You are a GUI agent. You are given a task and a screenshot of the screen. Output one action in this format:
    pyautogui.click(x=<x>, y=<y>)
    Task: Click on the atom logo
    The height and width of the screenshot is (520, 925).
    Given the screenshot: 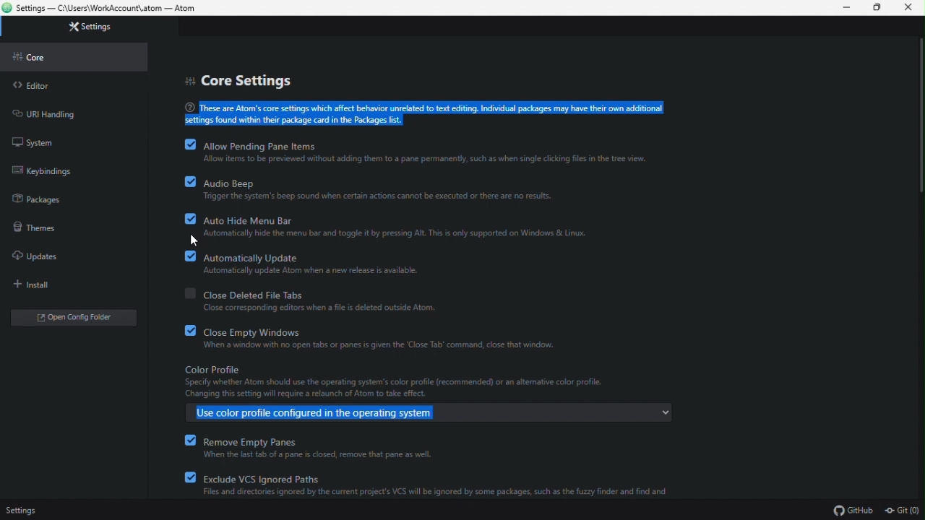 What is the action you would take?
    pyautogui.click(x=7, y=7)
    